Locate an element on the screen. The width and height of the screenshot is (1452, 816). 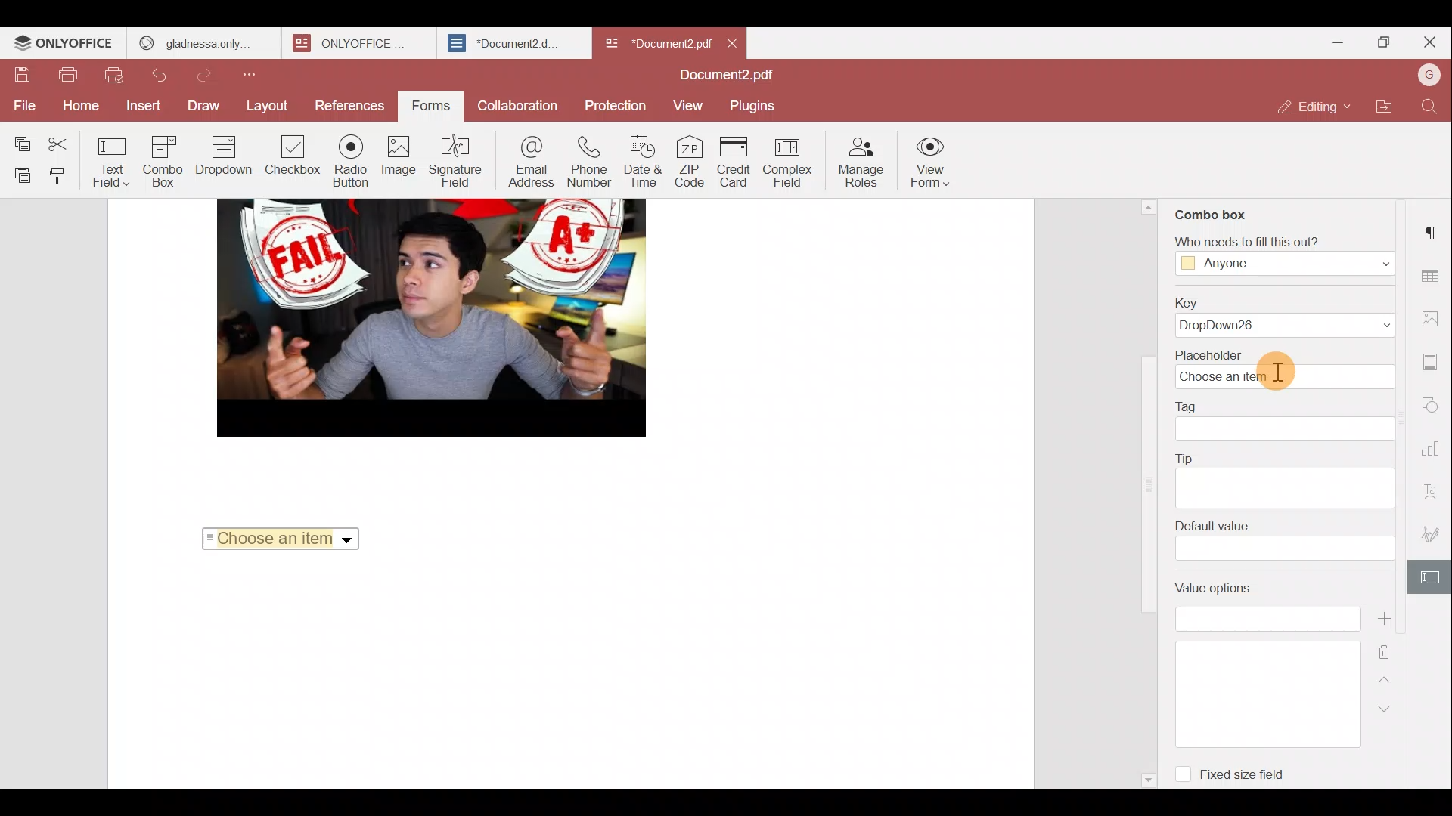
Close is located at coordinates (1429, 42).